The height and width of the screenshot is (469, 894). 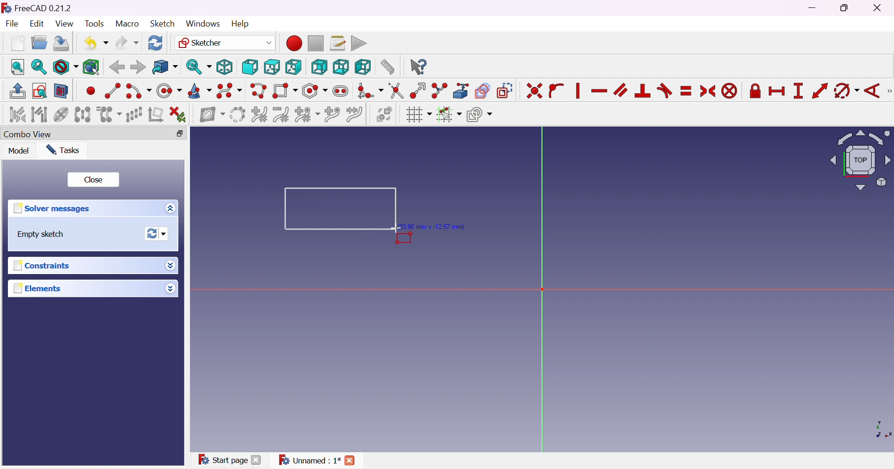 What do you see at coordinates (64, 67) in the screenshot?
I see `Fit style` at bounding box center [64, 67].